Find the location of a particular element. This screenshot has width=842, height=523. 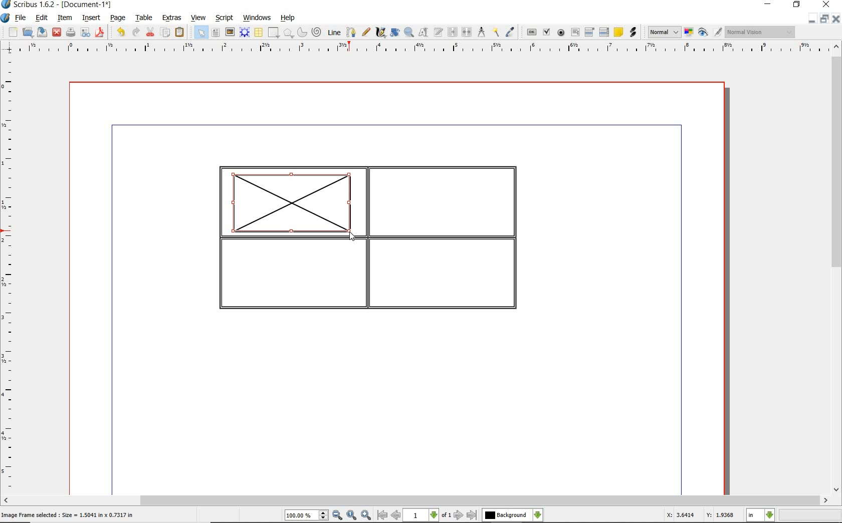

line is located at coordinates (334, 32).